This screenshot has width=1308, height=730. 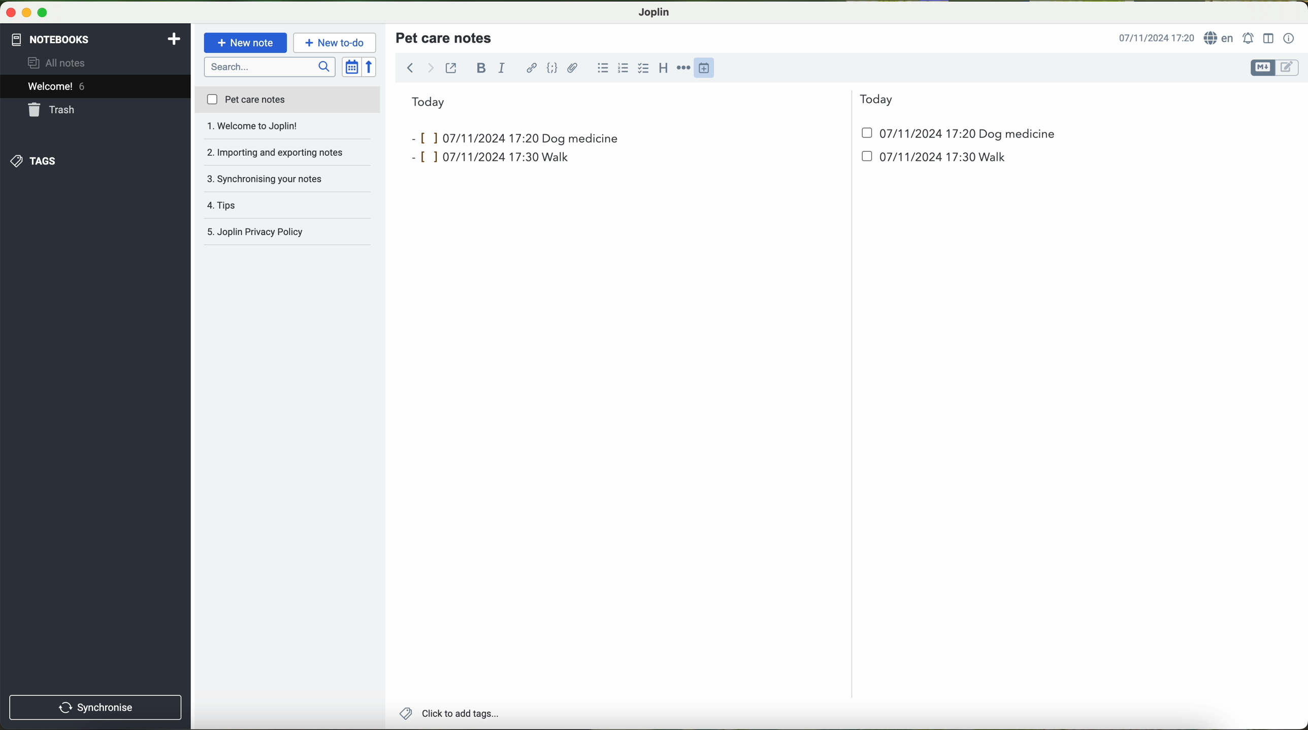 I want to click on Joplin privacy policy, so click(x=288, y=206).